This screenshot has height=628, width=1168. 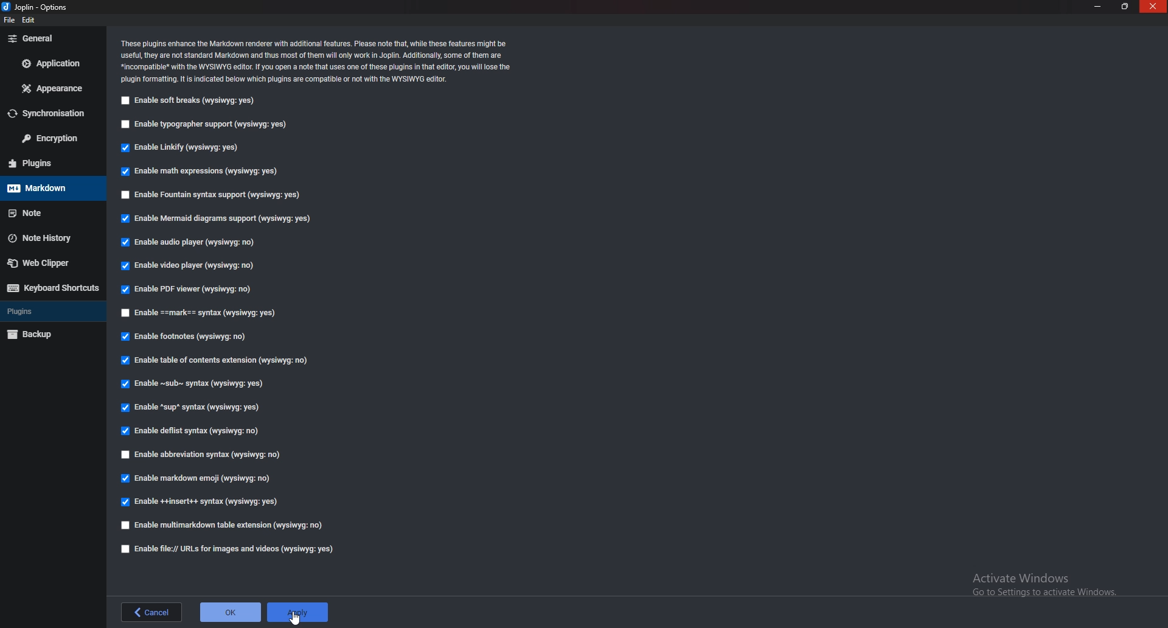 I want to click on Back up, so click(x=40, y=335).